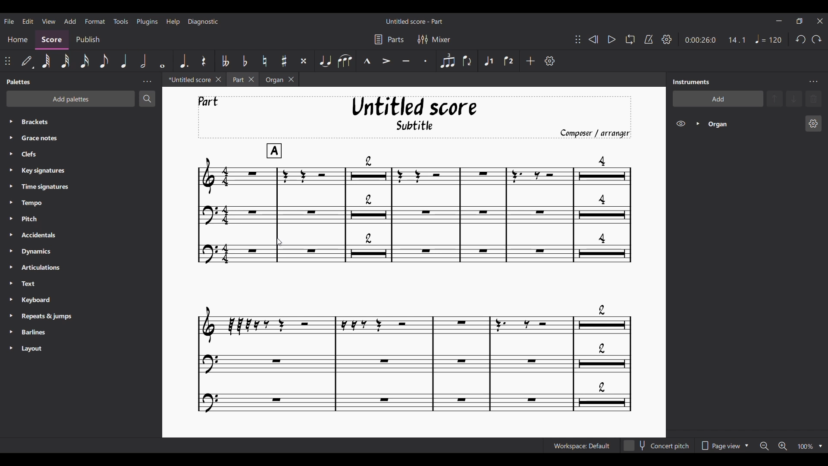 The height and width of the screenshot is (466, 828). Describe the element at coordinates (345, 61) in the screenshot. I see `Slur` at that location.